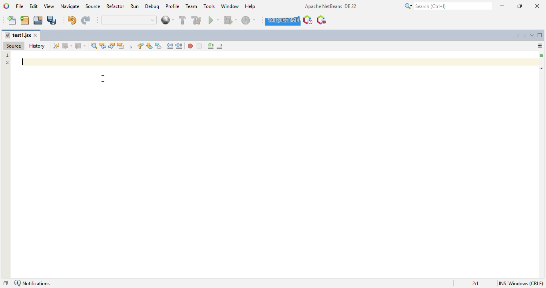 This screenshot has height=288, width=546. I want to click on shift line right, so click(179, 46).